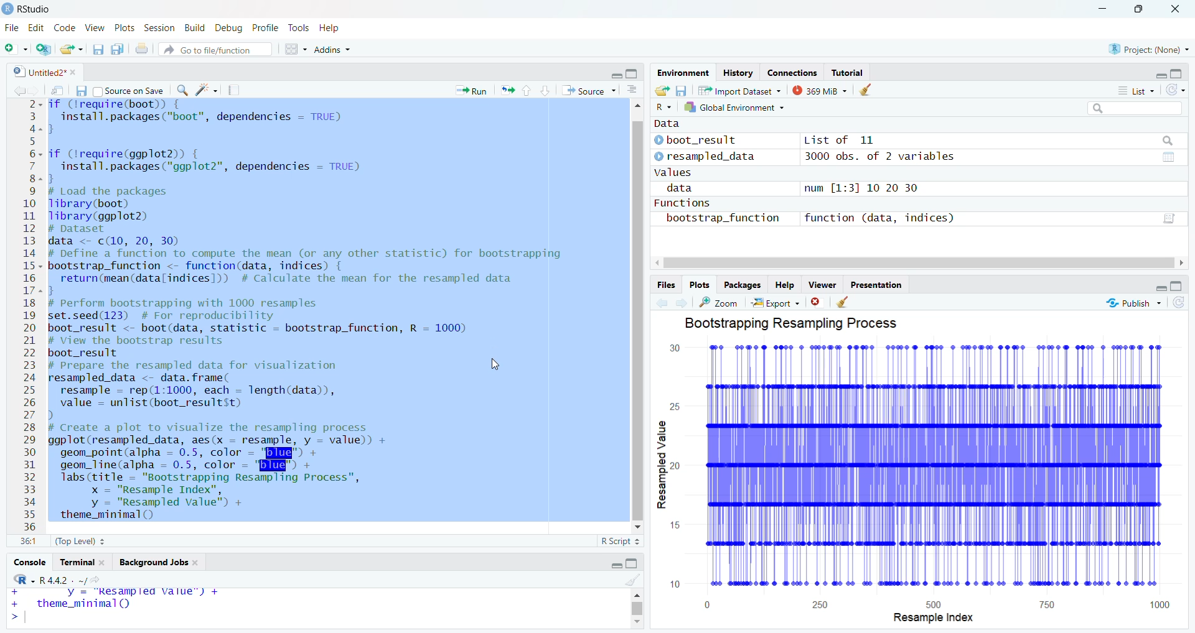  Describe the element at coordinates (29, 540) in the screenshot. I see `1:1` at that location.